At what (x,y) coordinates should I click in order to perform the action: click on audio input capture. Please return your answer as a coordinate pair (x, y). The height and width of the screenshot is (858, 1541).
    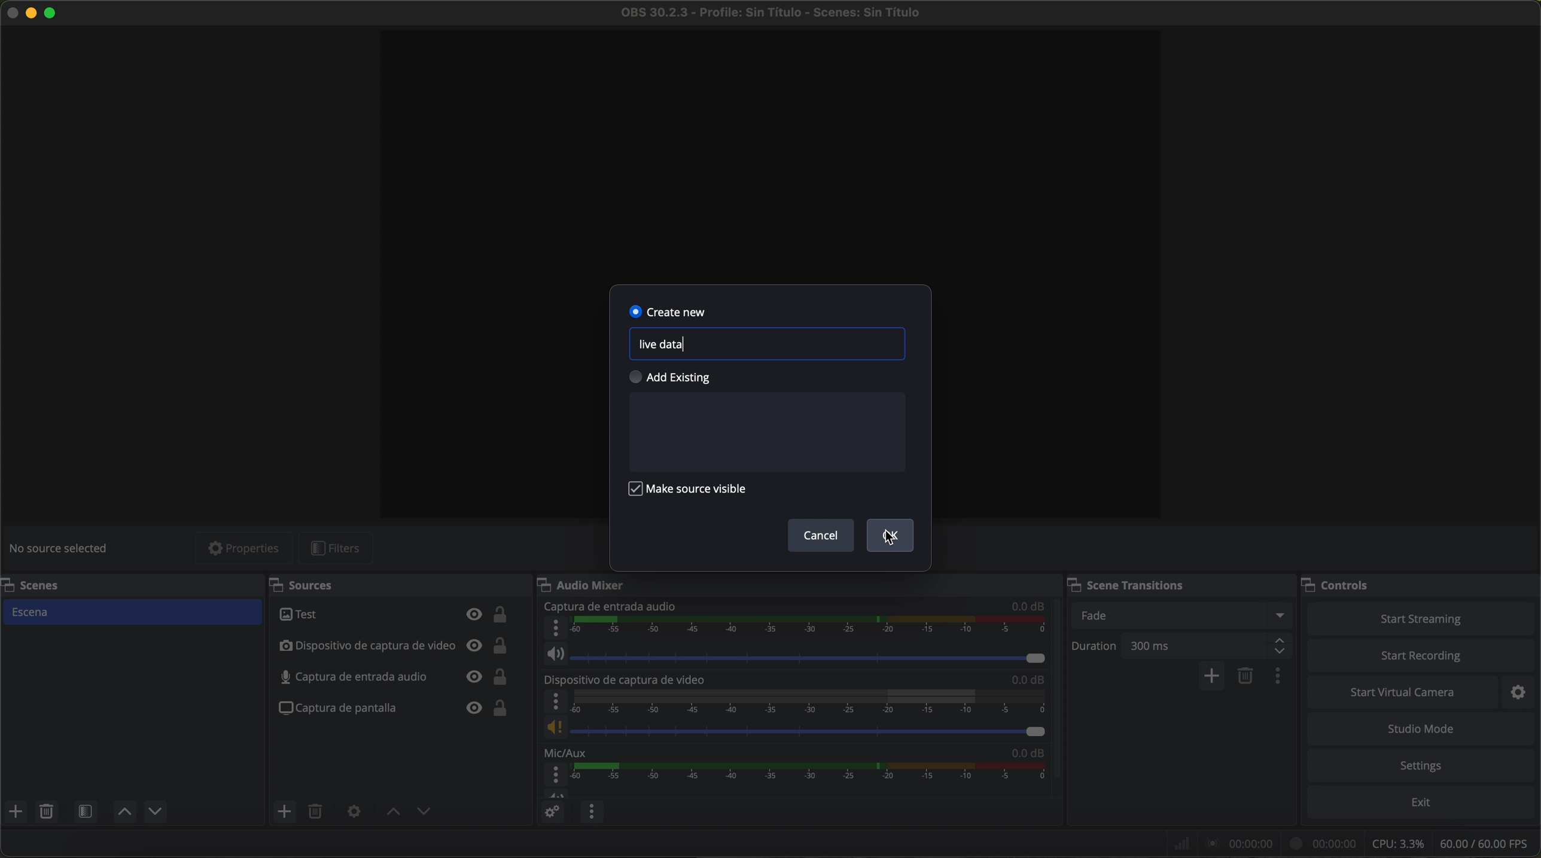
    Looking at the image, I should click on (611, 606).